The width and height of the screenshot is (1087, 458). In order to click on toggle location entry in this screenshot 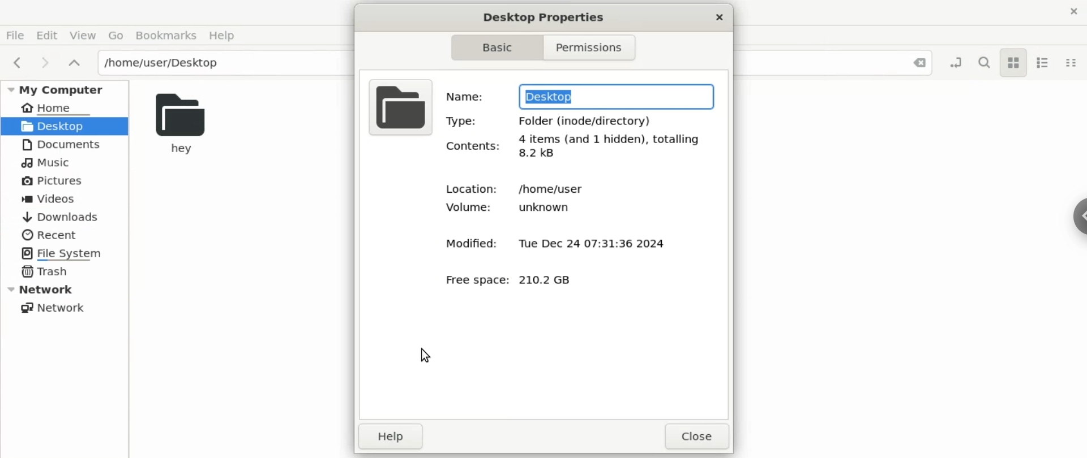, I will do `click(956, 64)`.